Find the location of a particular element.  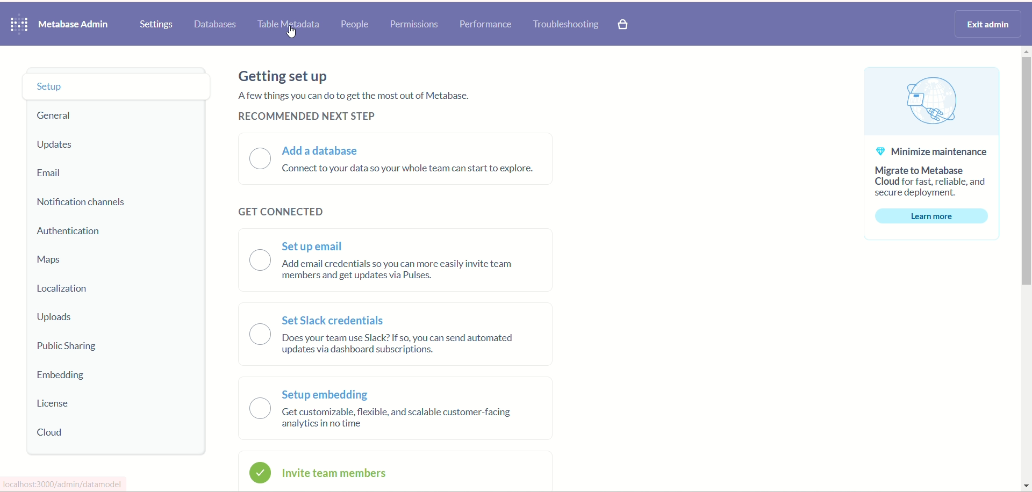

permissions is located at coordinates (417, 24).